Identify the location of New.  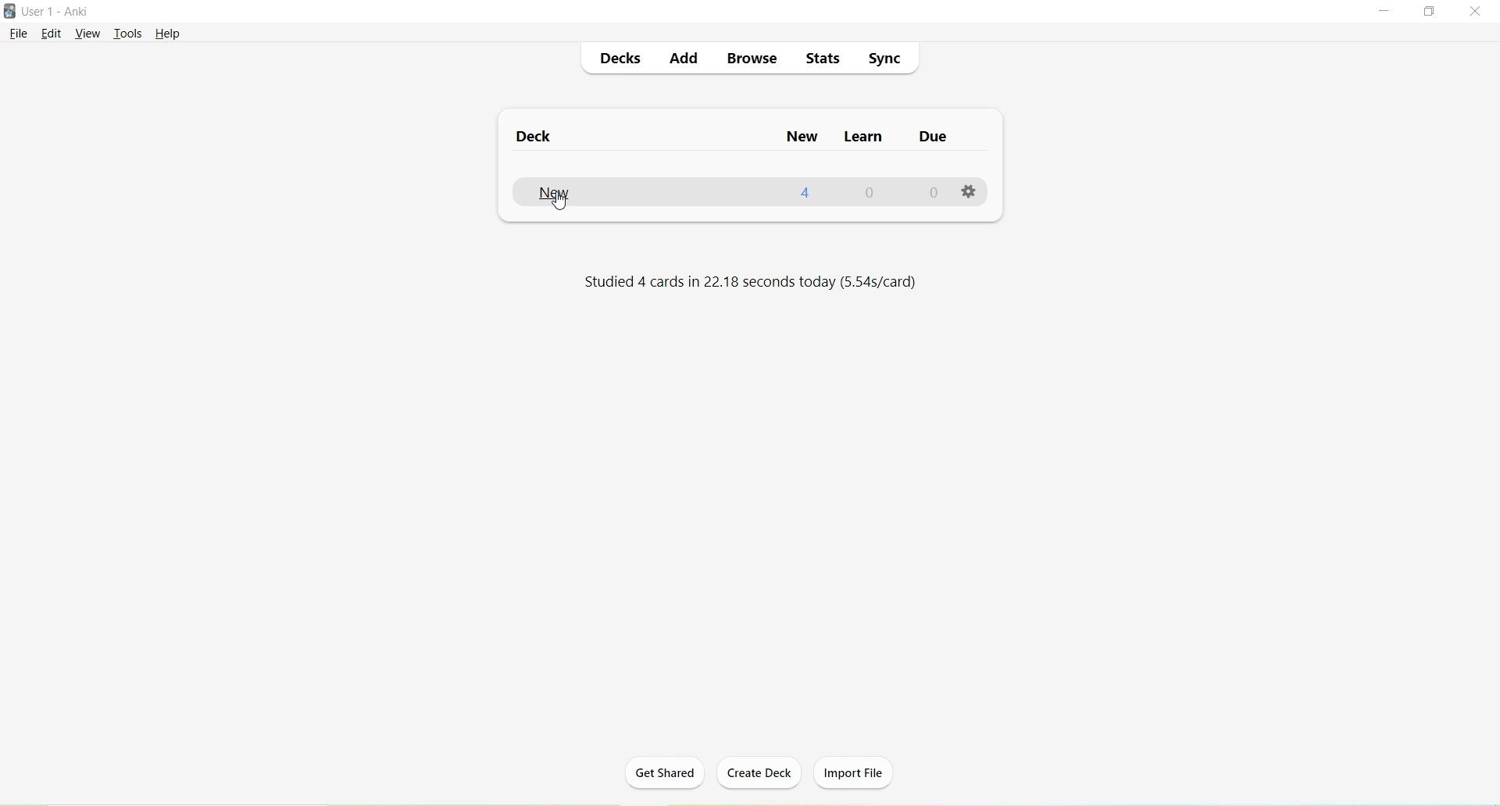
(802, 137).